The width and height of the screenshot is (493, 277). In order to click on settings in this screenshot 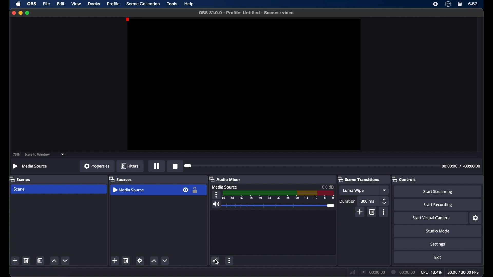, I will do `click(476, 218)`.